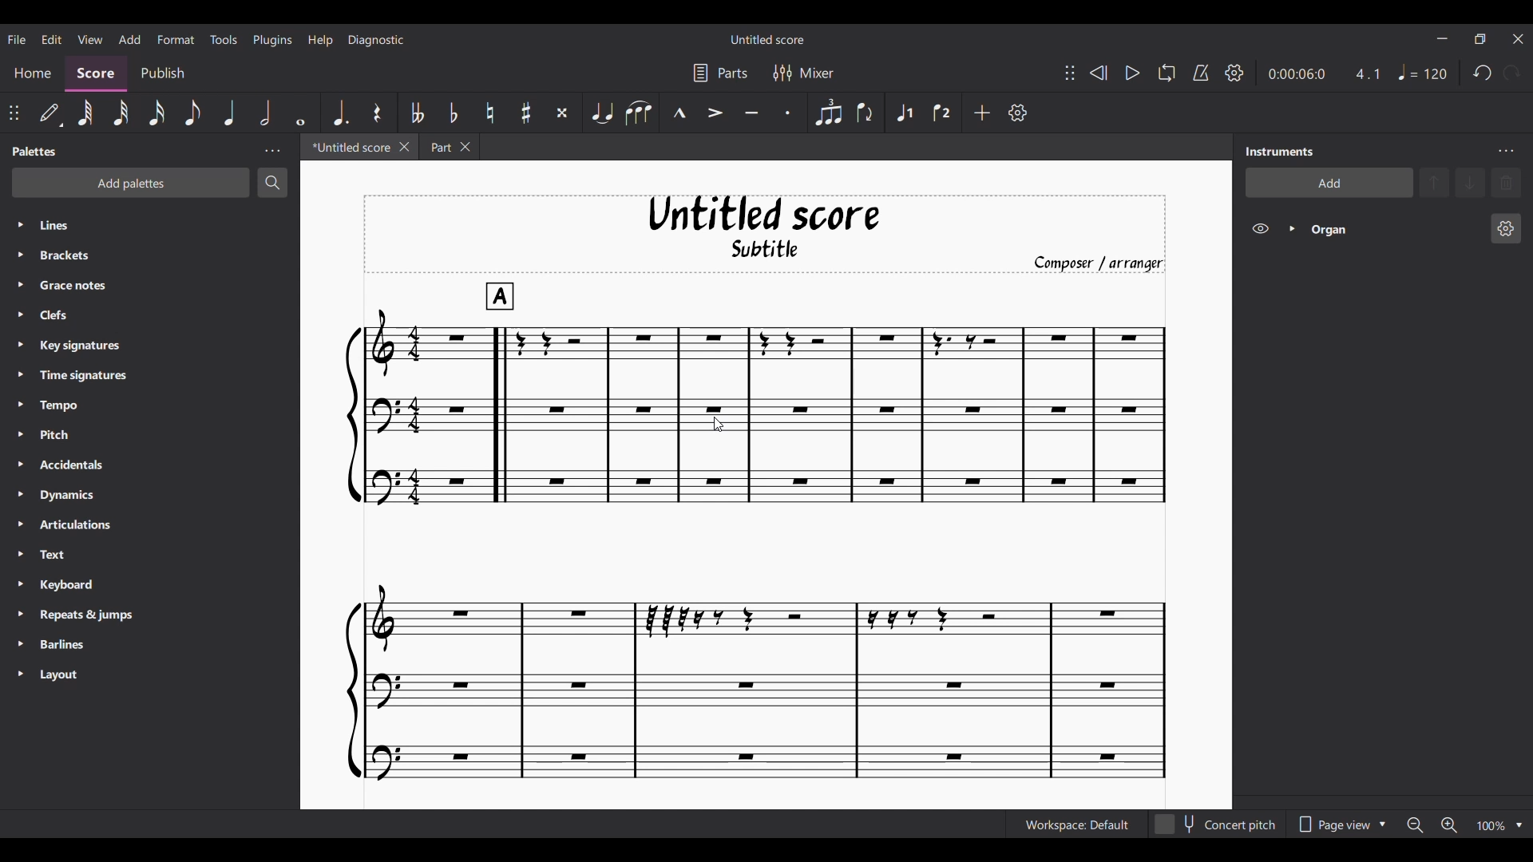 The image size is (1533, 862). Describe the element at coordinates (302, 113) in the screenshot. I see `Whole note` at that location.